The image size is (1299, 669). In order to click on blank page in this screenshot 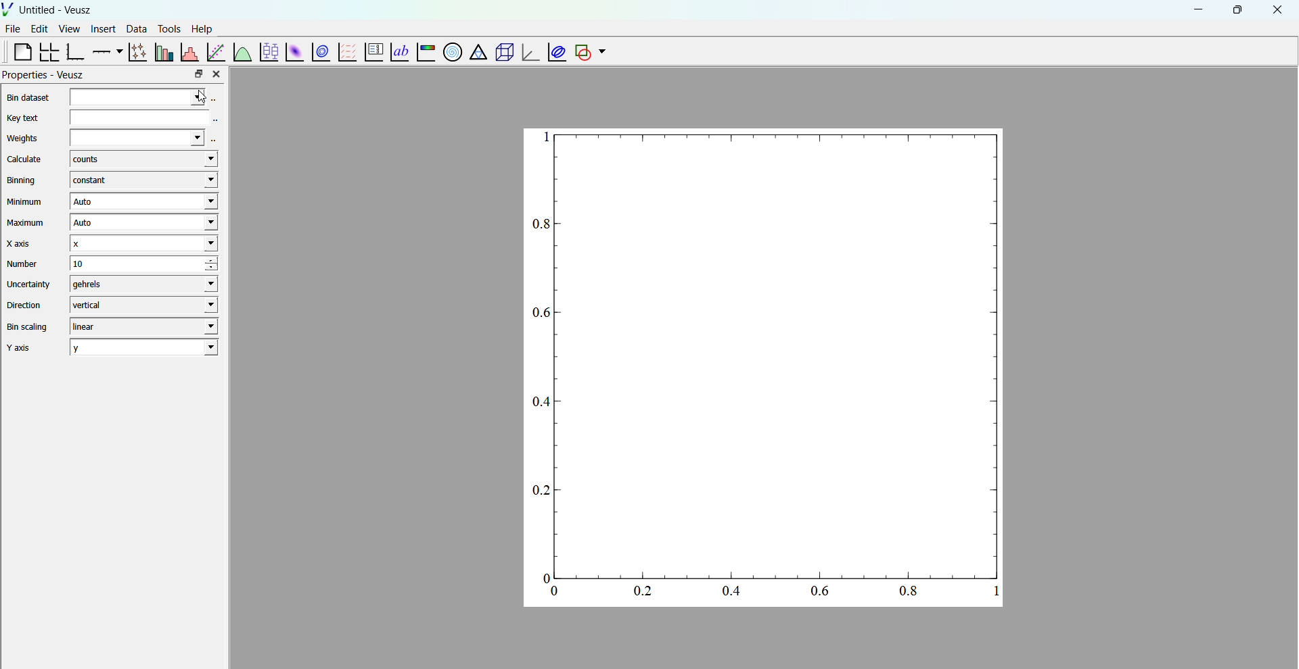, I will do `click(17, 51)`.